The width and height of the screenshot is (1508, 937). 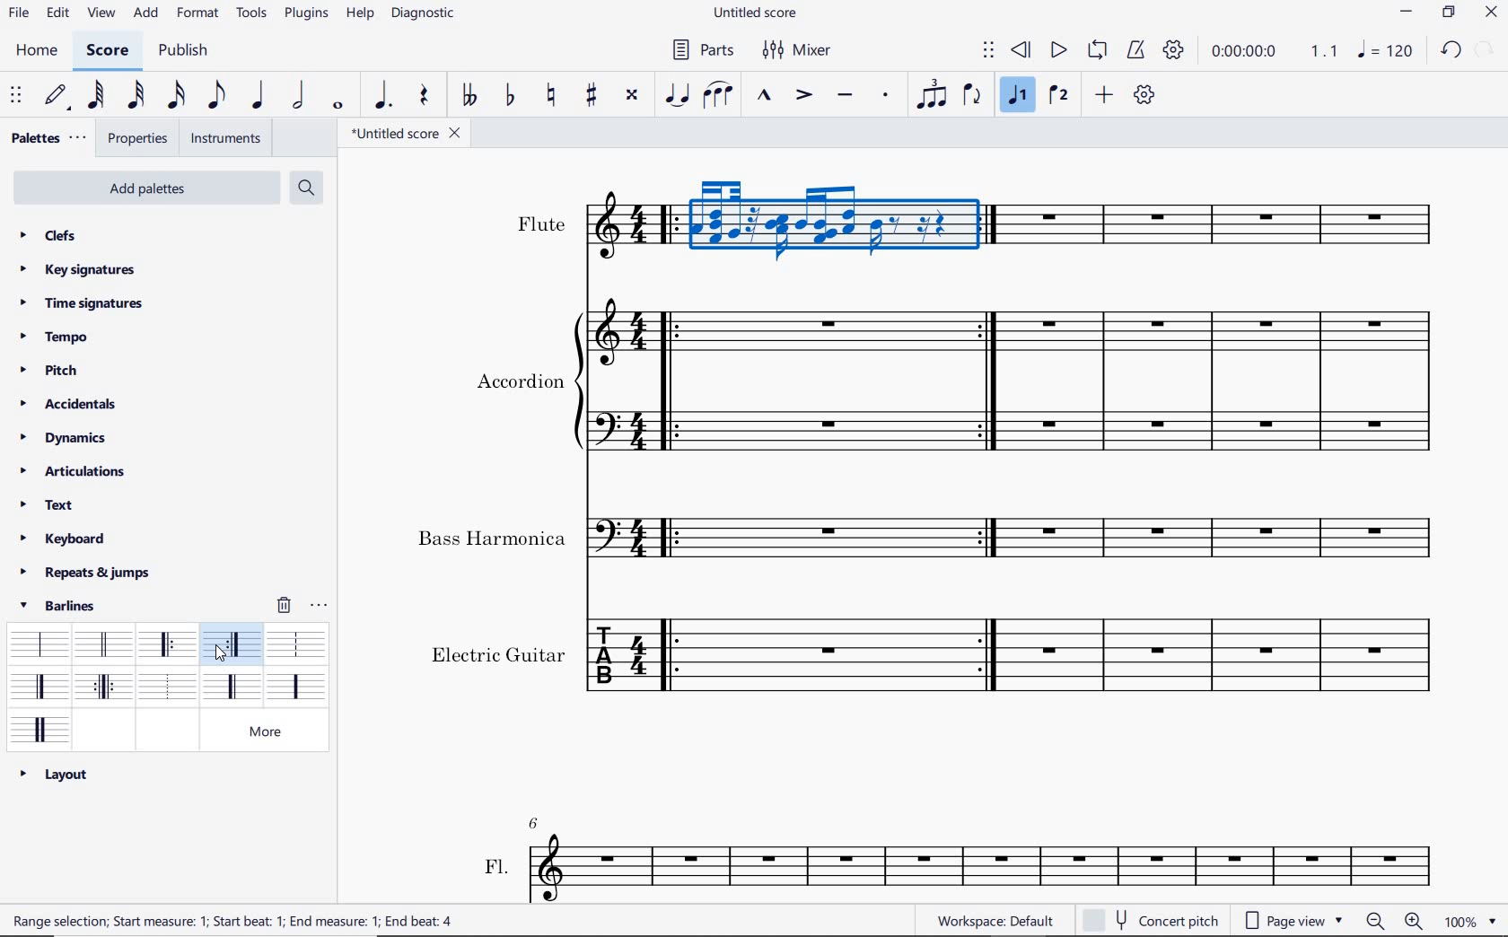 What do you see at coordinates (274, 731) in the screenshot?
I see `more` at bounding box center [274, 731].